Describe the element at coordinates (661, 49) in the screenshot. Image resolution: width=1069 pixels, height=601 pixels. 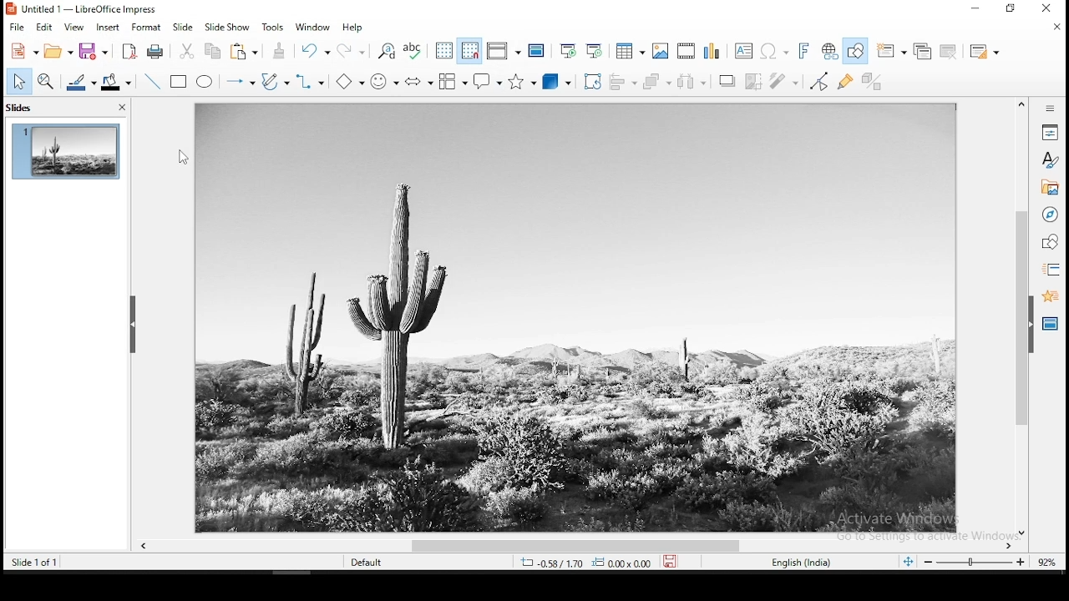
I see `images` at that location.